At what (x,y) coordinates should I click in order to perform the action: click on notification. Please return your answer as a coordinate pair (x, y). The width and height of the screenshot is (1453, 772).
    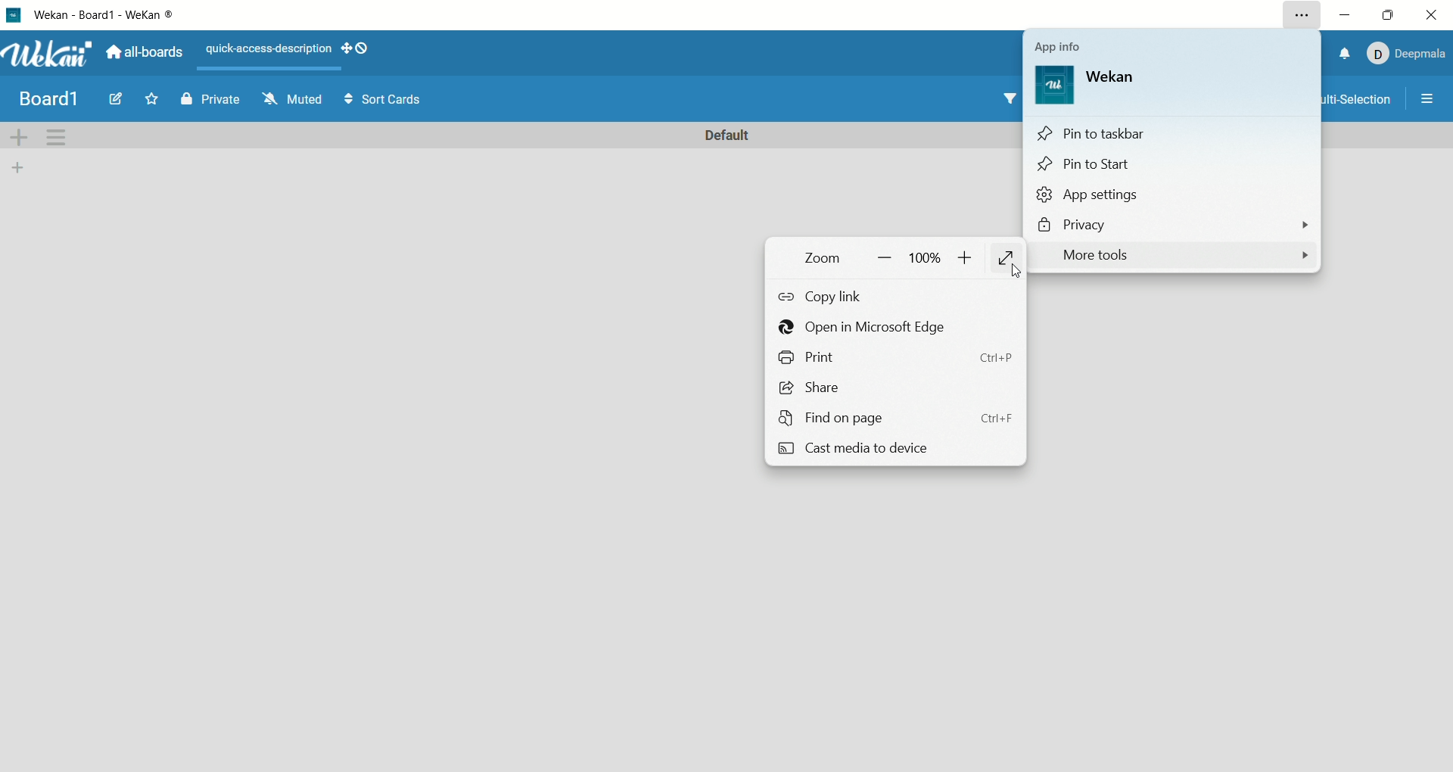
    Looking at the image, I should click on (1346, 54).